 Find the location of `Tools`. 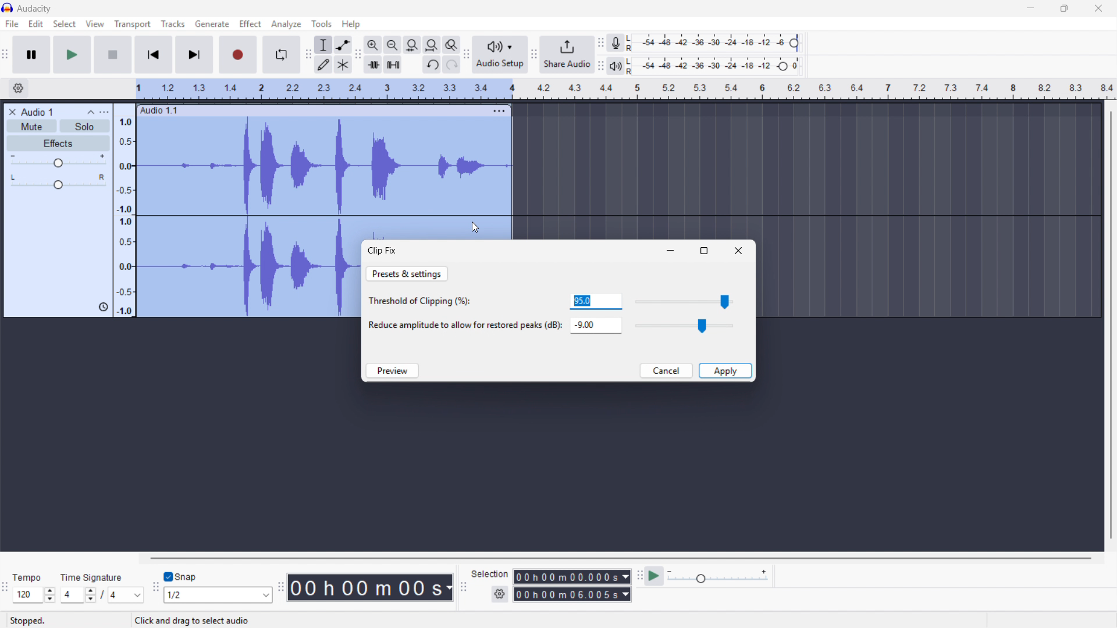

Tools is located at coordinates (322, 24).